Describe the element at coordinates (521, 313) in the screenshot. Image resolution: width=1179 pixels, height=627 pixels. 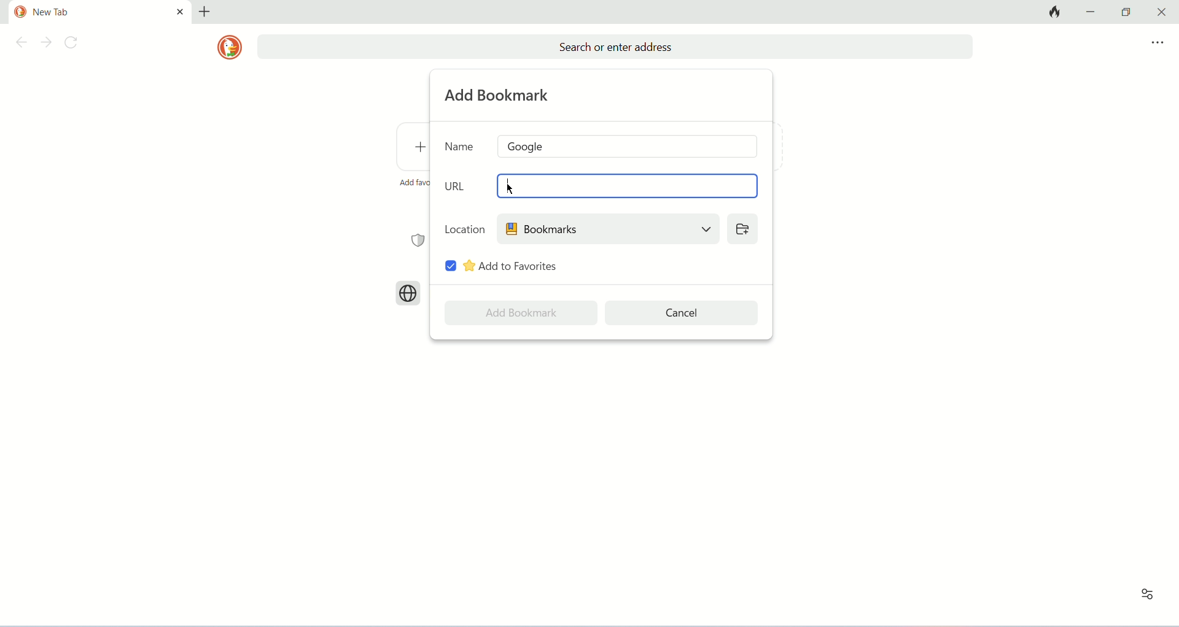
I see `add bookmark` at that location.